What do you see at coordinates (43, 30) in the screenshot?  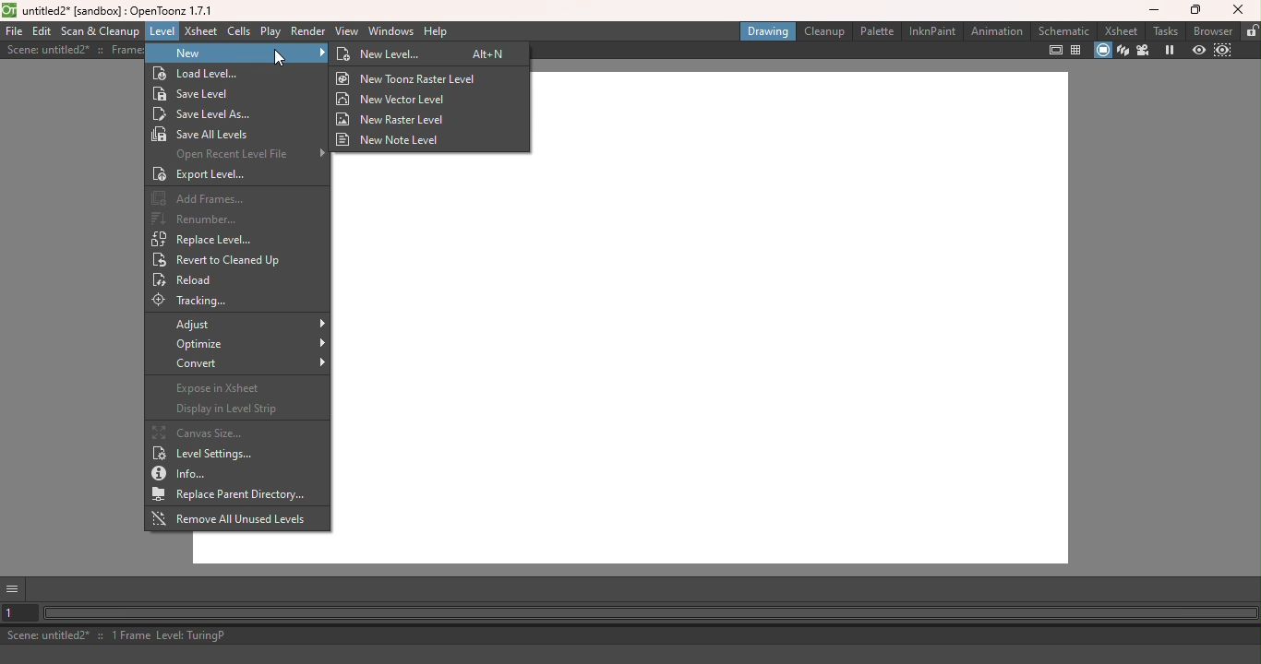 I see `Edit` at bounding box center [43, 30].